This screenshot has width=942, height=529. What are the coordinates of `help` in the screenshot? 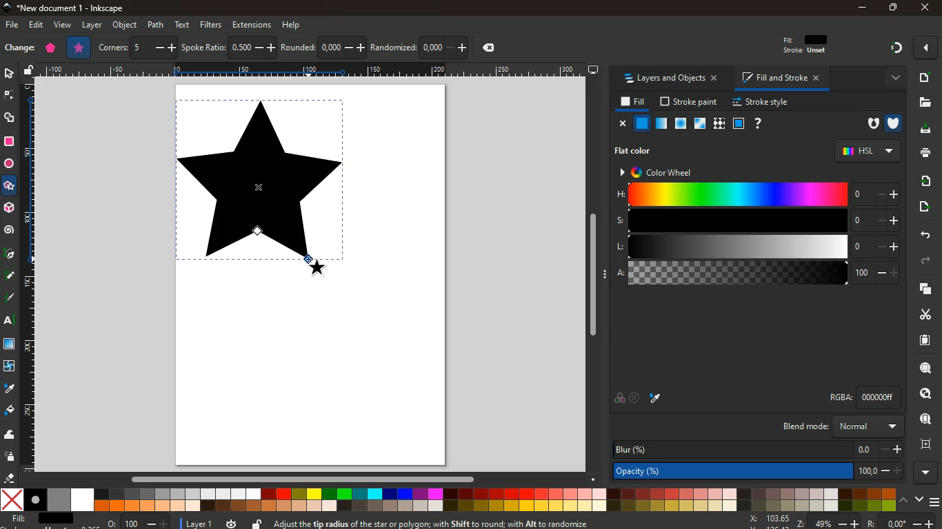 It's located at (292, 26).